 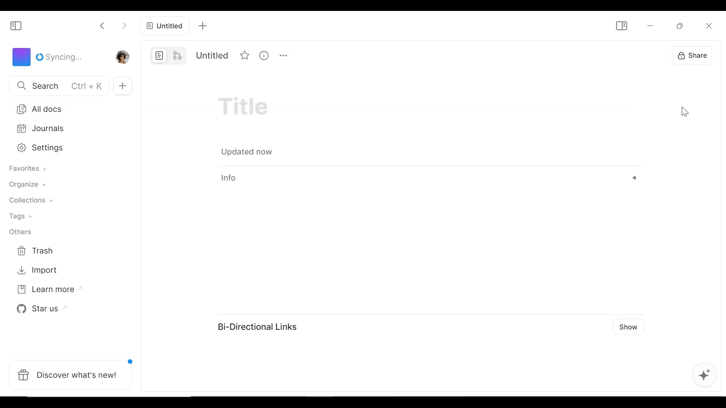 What do you see at coordinates (684, 112) in the screenshot?
I see `cursor` at bounding box center [684, 112].